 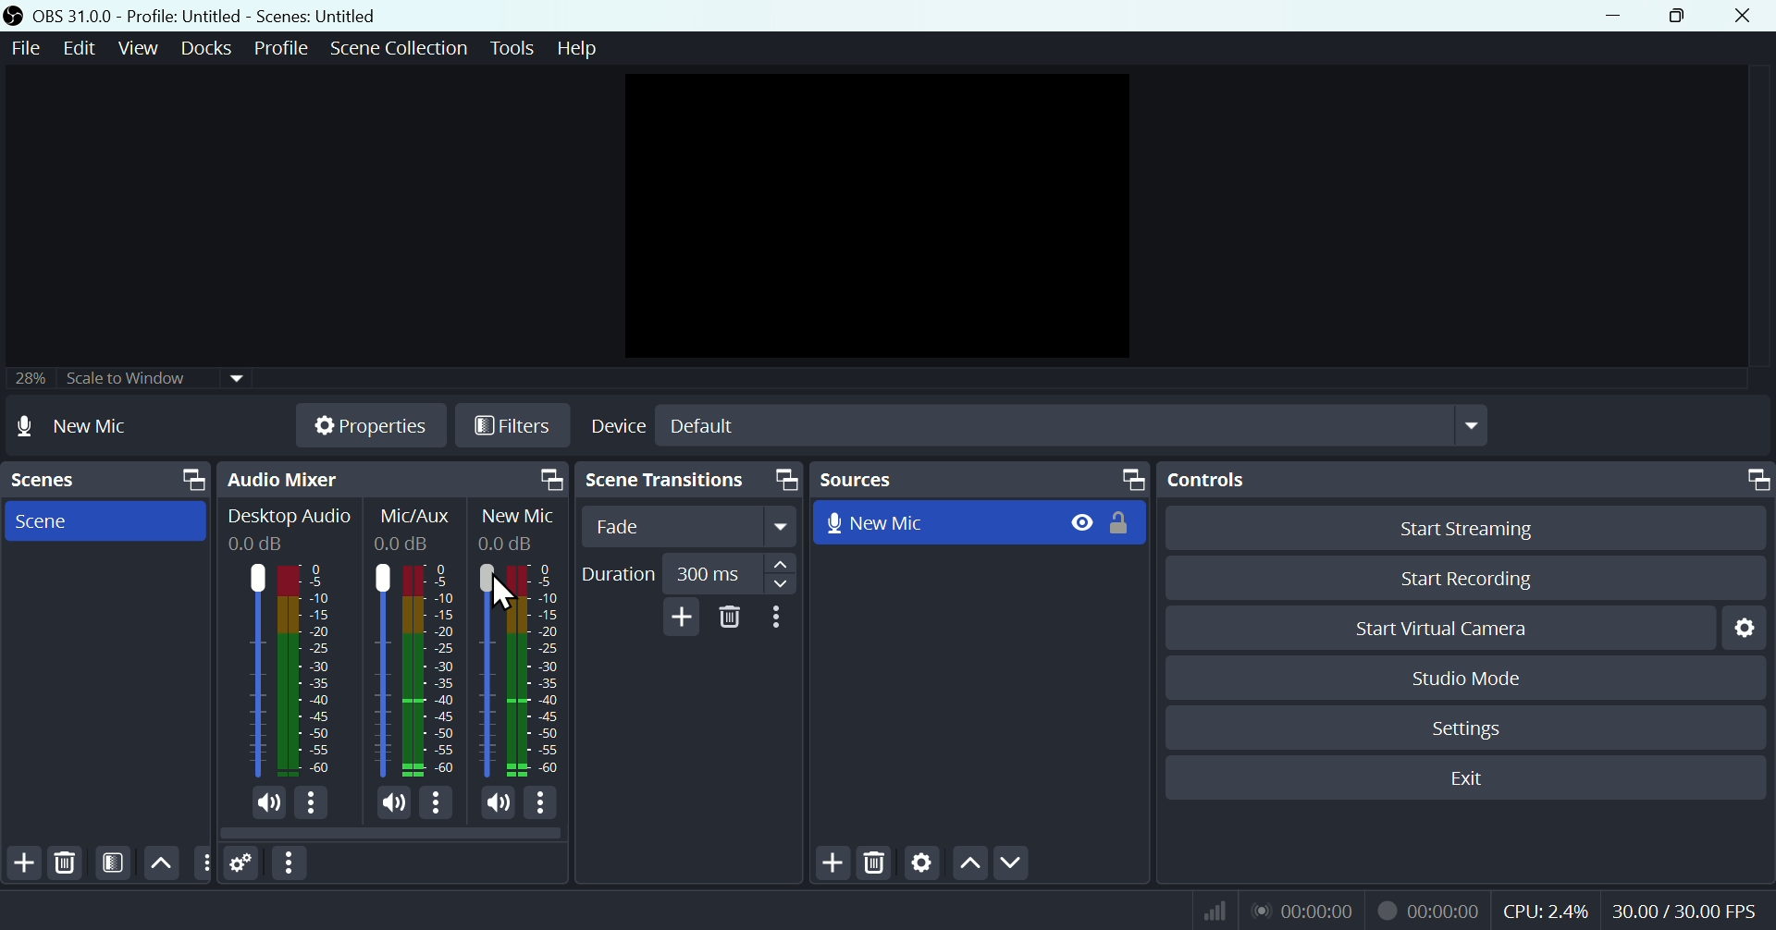 I want to click on Settings, so click(x=922, y=865).